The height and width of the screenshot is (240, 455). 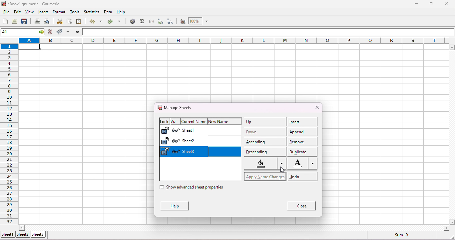 I want to click on undo, so click(x=302, y=177).